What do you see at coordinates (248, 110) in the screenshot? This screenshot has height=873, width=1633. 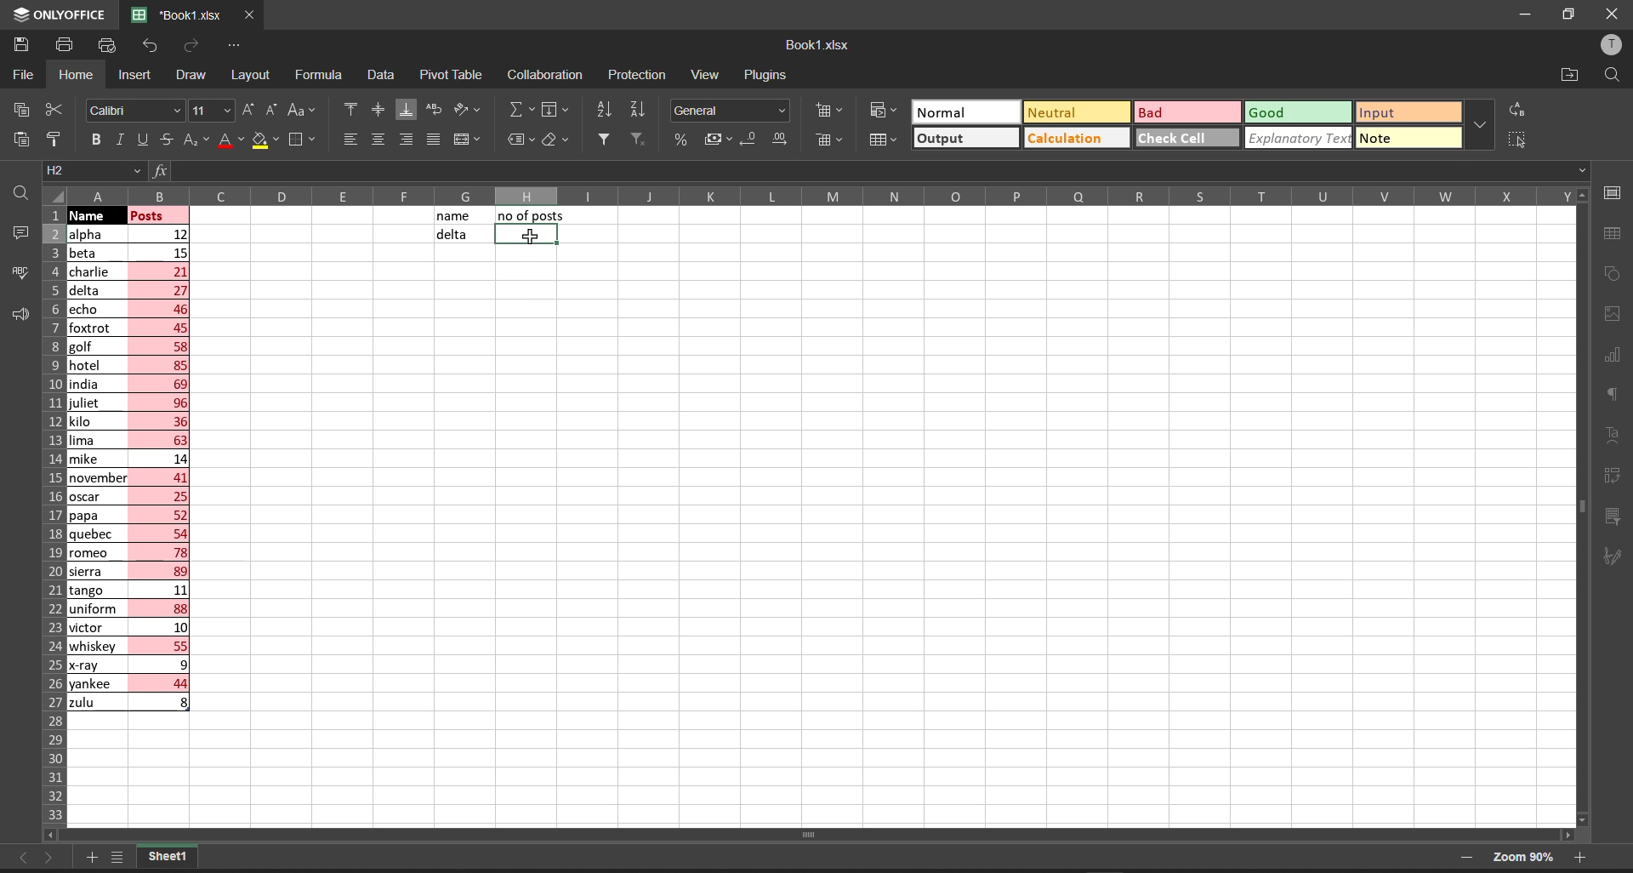 I see `increment font size` at bounding box center [248, 110].